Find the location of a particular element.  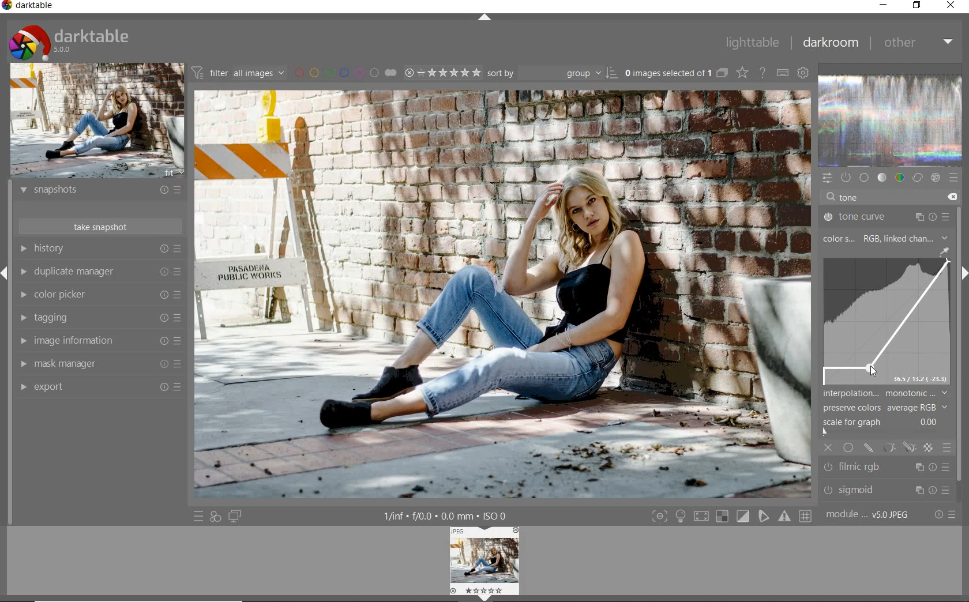

show global preferences is located at coordinates (804, 73).